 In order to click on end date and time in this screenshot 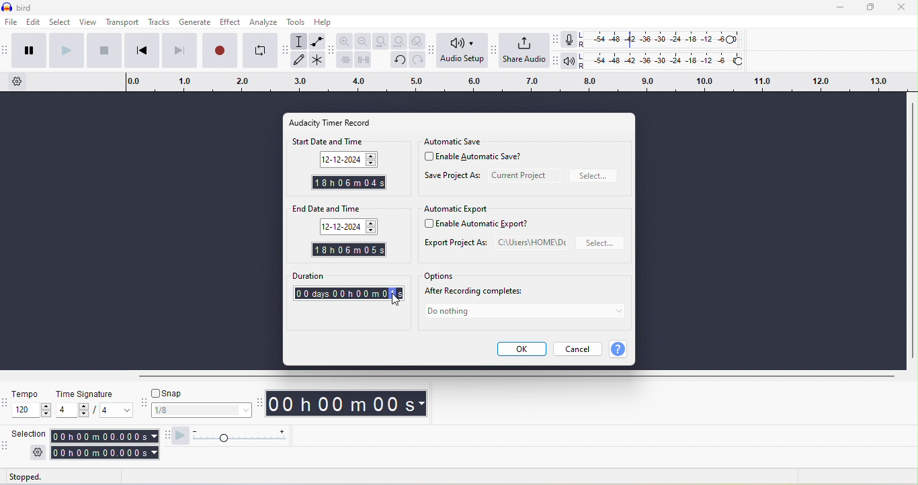, I will do `click(344, 209)`.